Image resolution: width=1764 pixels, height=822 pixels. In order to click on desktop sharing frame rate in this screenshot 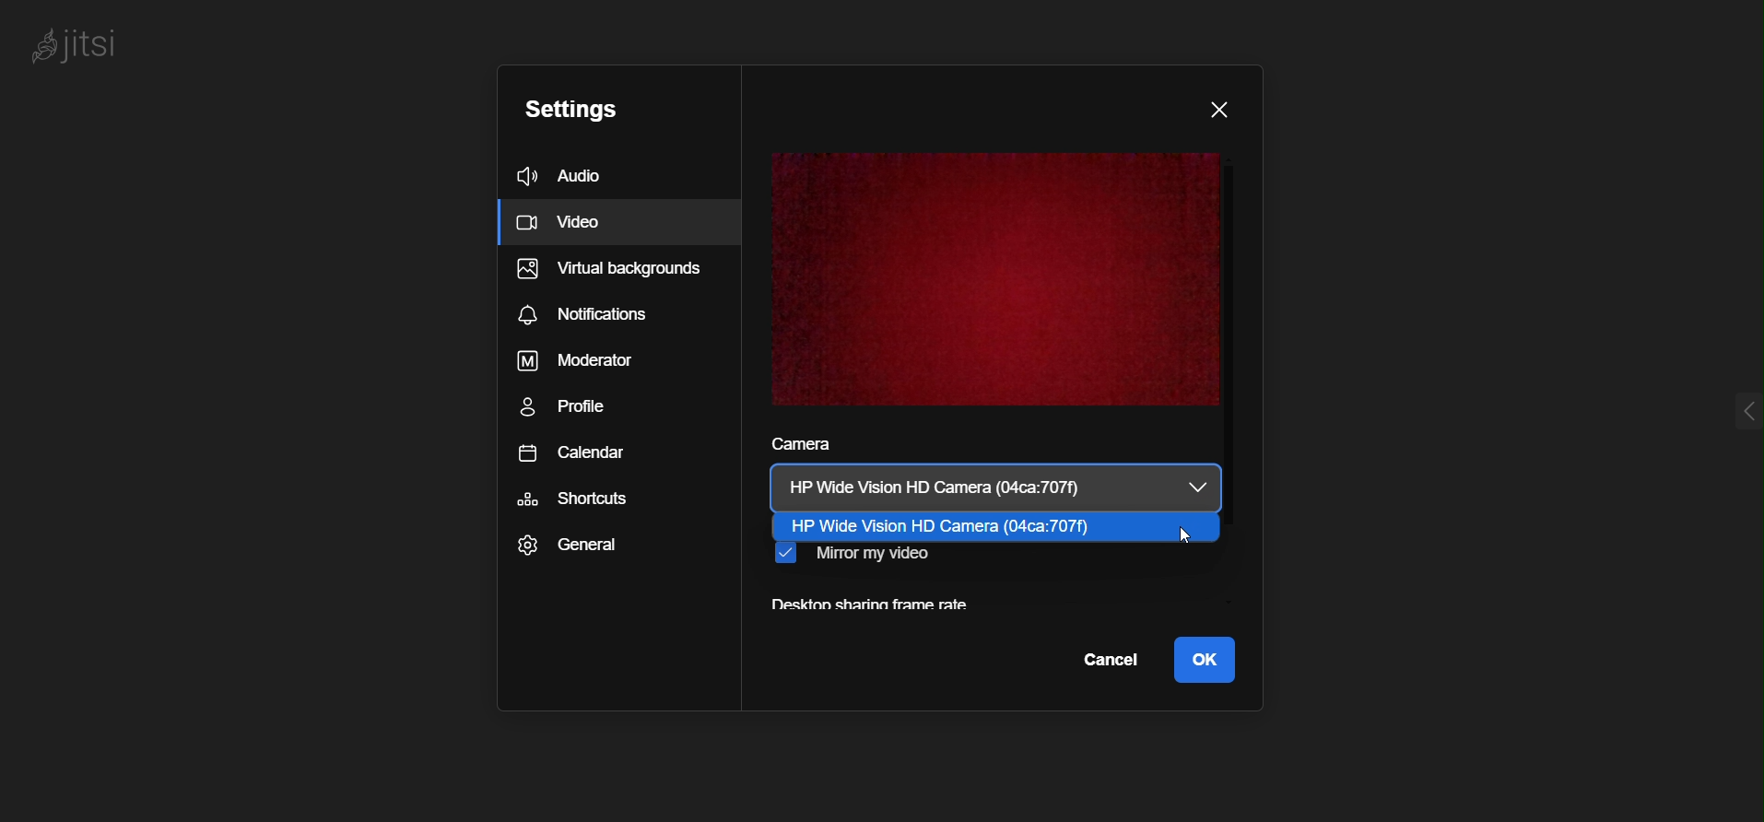, I will do `click(871, 607)`.